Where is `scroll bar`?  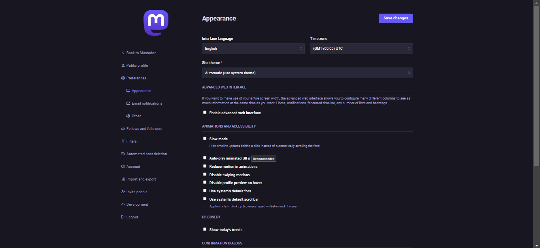 scroll bar is located at coordinates (536, 124).